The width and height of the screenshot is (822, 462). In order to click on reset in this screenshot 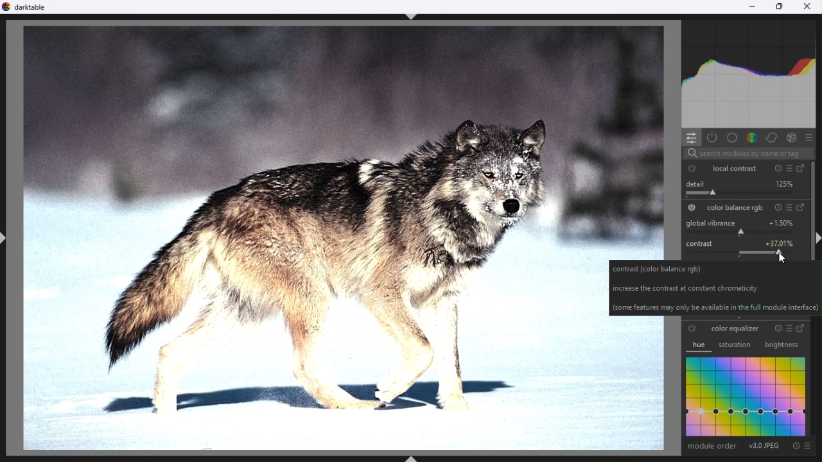, I will do `click(777, 167)`.